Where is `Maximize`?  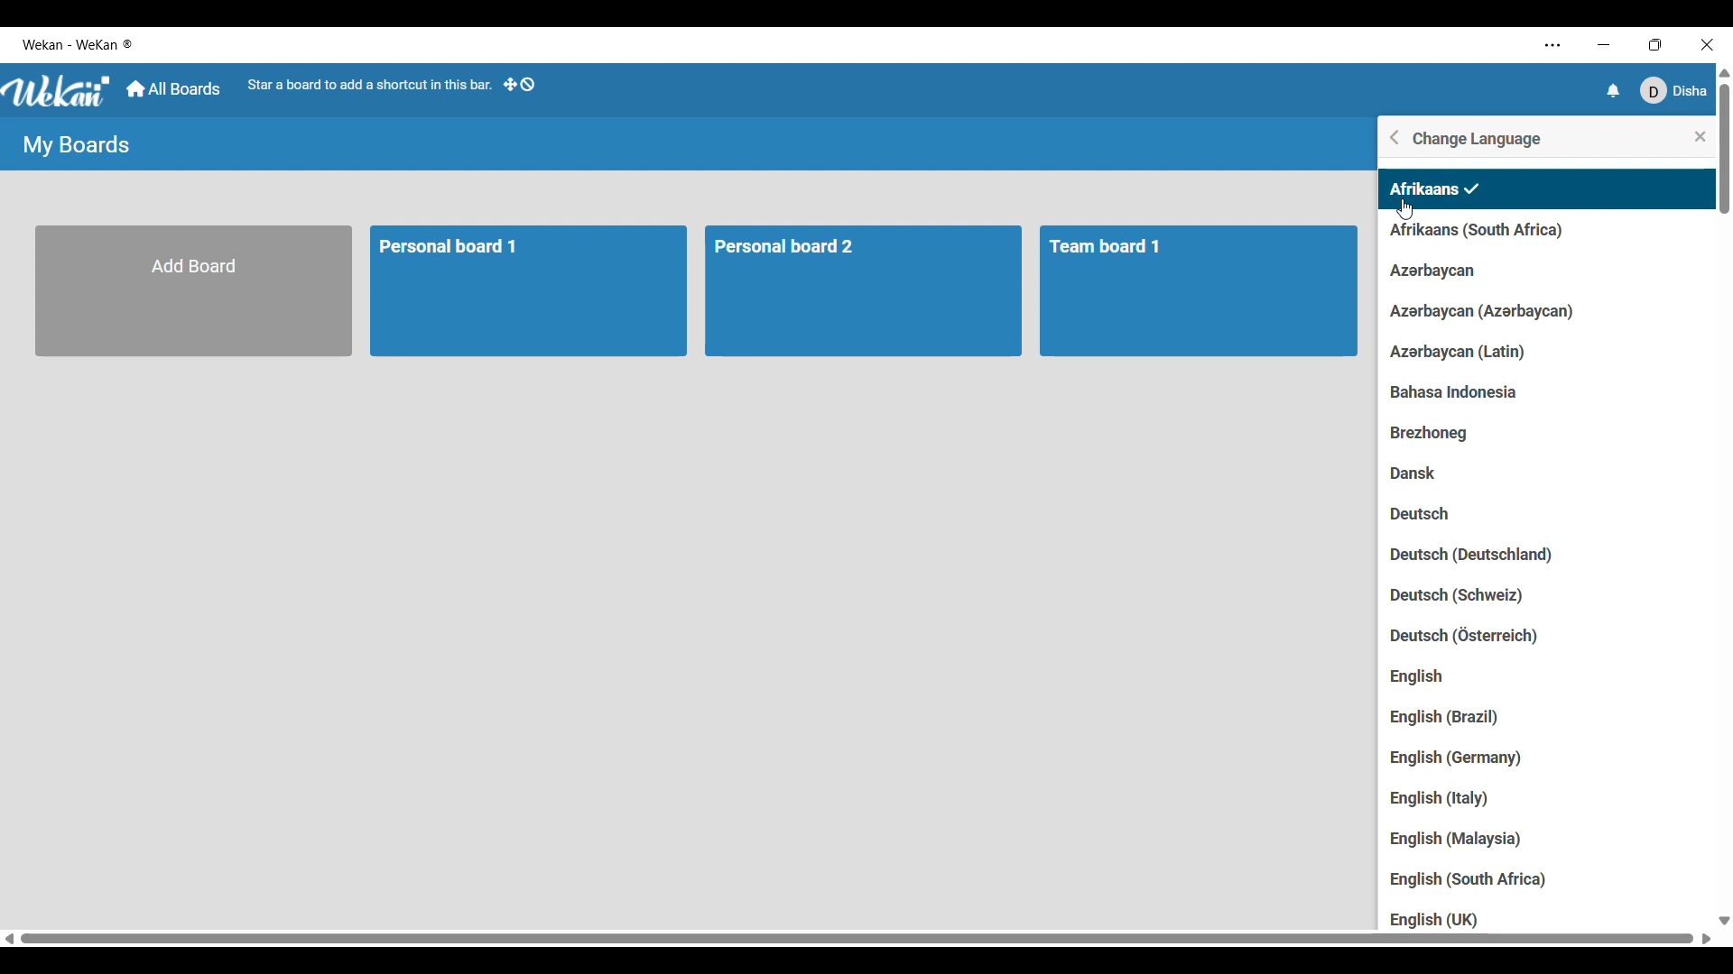
Maximize is located at coordinates (1654, 43).